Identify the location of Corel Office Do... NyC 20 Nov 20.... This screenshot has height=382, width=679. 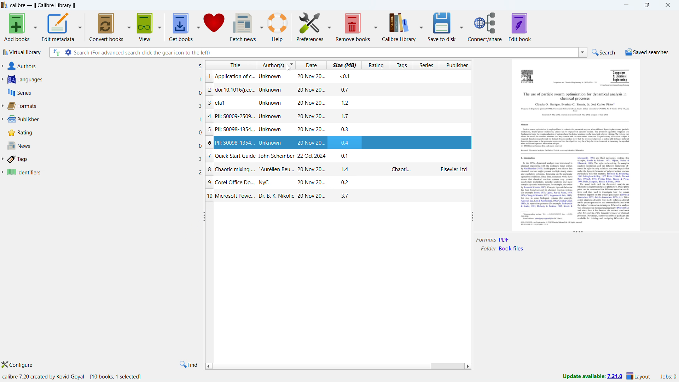
(273, 183).